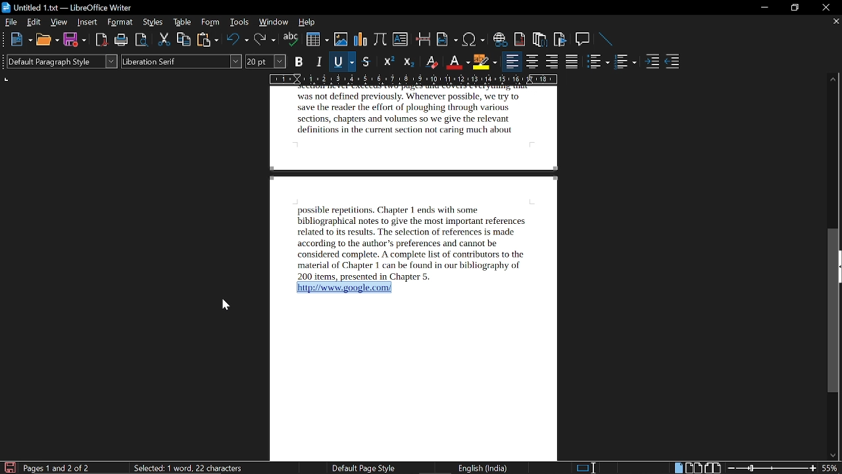 The height and width of the screenshot is (474, 842). I want to click on export as pdf, so click(99, 41).